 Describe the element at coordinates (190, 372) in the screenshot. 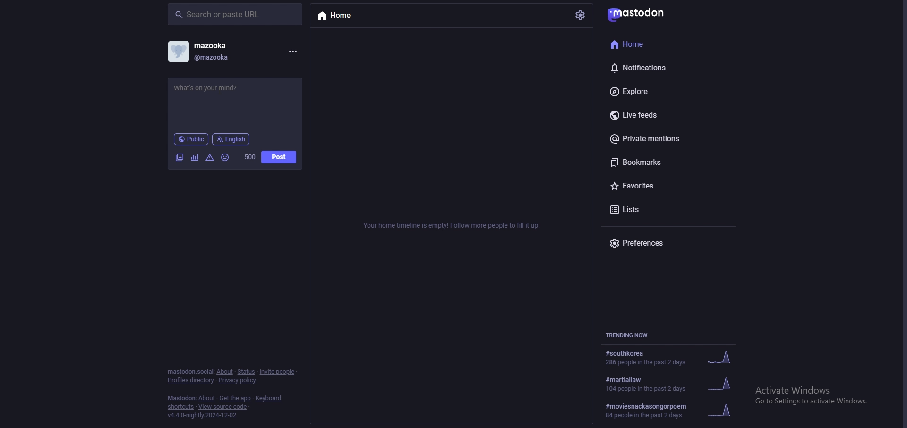

I see `mastodon social` at that location.